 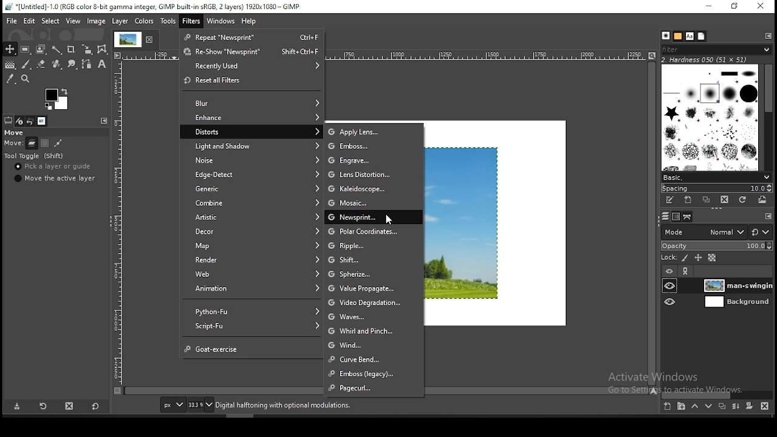 What do you see at coordinates (31, 143) in the screenshot?
I see `move layer` at bounding box center [31, 143].